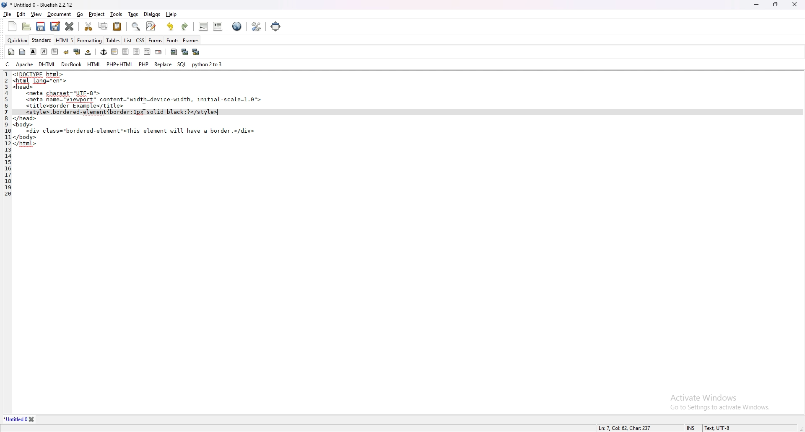 The width and height of the screenshot is (805, 432). I want to click on <!DOCTYPE html><html lang=ren-><head><meta charset="UTE-8"><meta name="viewport" content="width=device-width, initial-scale=1.0"><titleBorder Example</title><style>.bordered-element {border :1px solid black;}</style></head><body><div class="bordered-element >This element will have a border.</div></body></html>, so click(141, 111).